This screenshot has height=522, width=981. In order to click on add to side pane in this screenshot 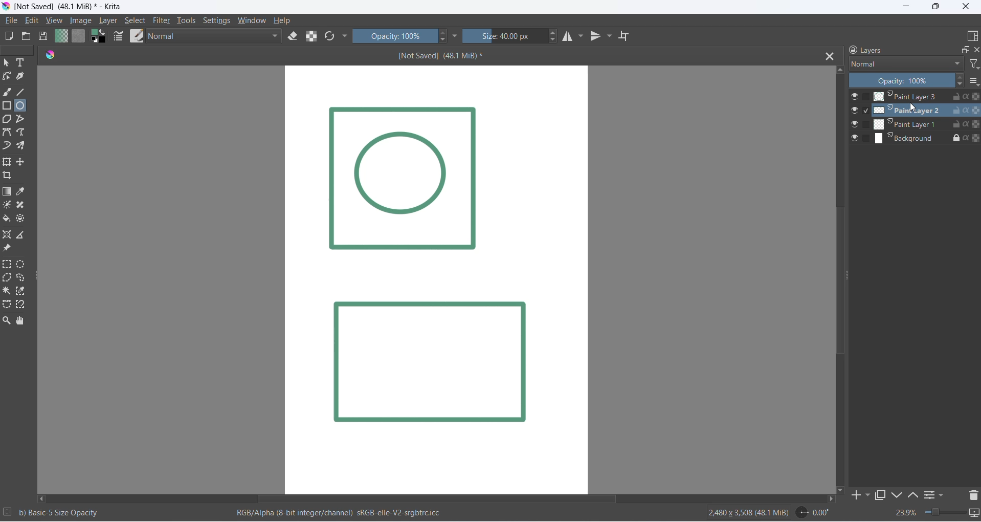, I will do `click(861, 495)`.